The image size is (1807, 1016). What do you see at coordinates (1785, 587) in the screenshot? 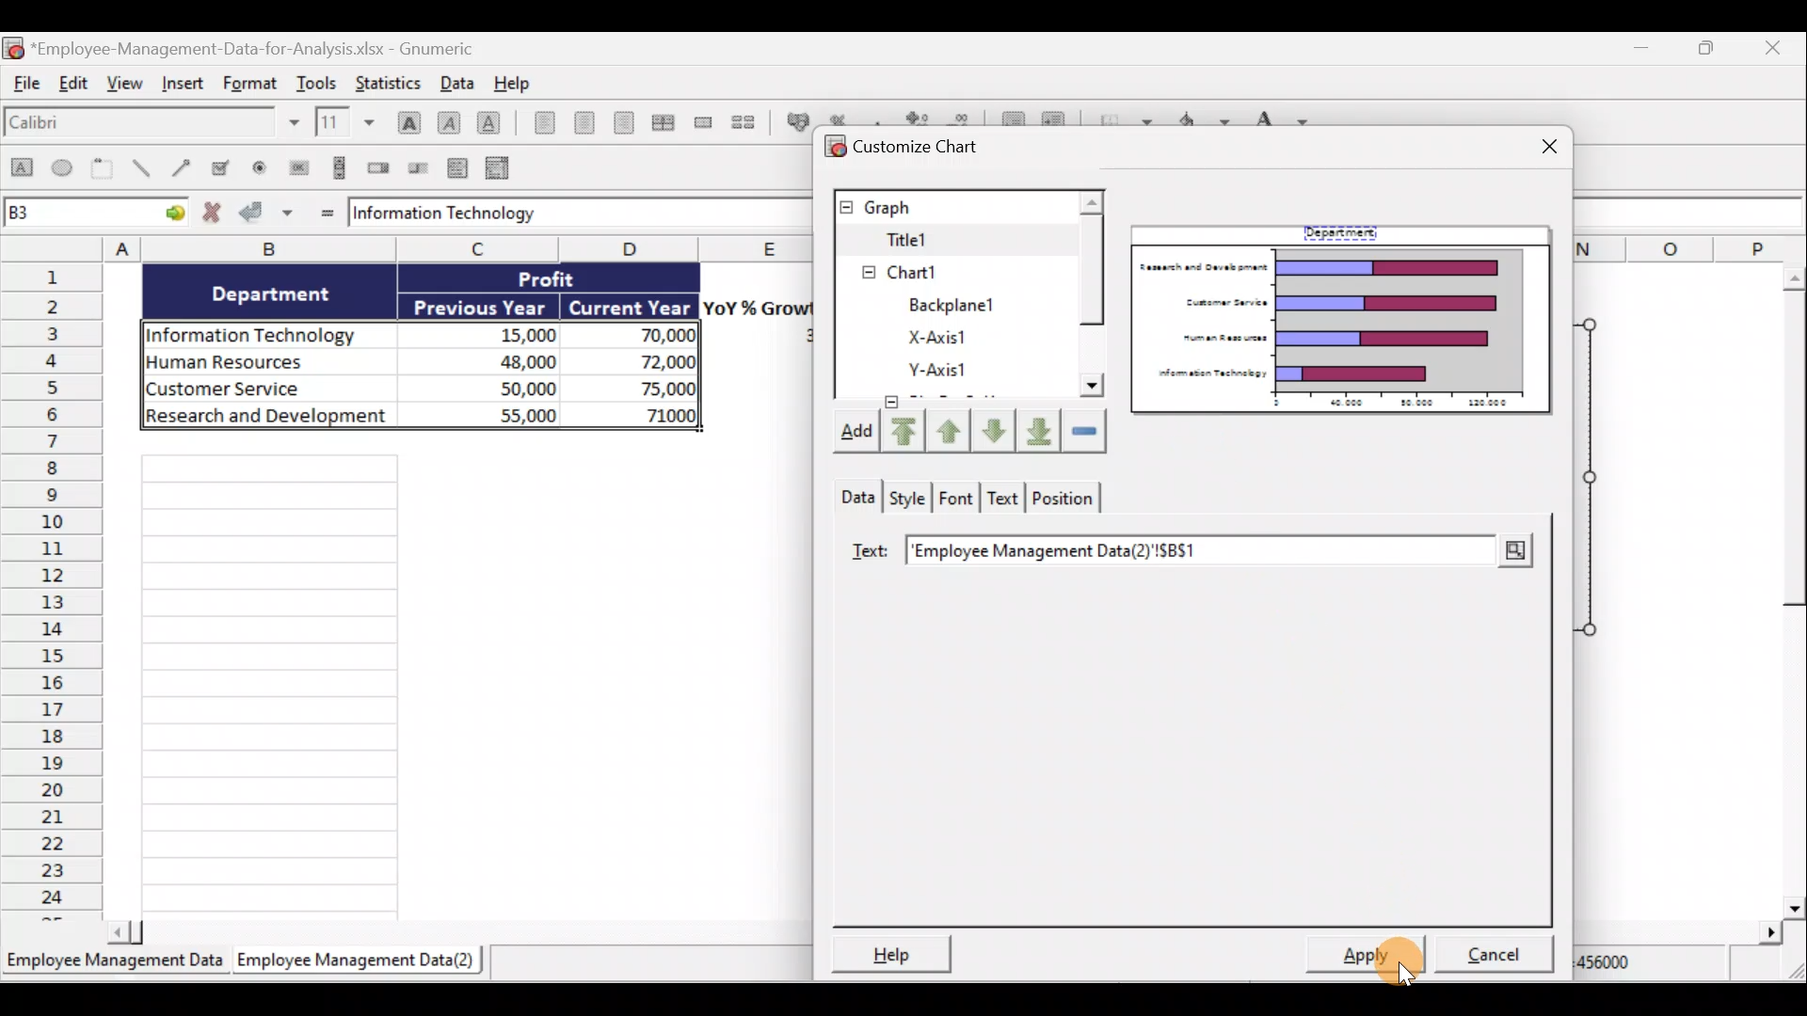
I see `Scroll bar` at bounding box center [1785, 587].